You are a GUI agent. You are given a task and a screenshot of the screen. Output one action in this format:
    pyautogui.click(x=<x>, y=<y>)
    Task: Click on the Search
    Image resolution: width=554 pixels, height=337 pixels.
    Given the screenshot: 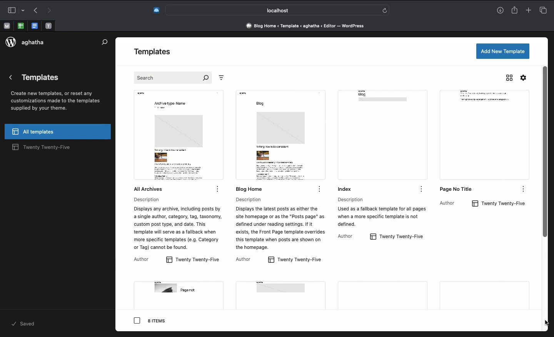 What is the action you would take?
    pyautogui.click(x=174, y=78)
    